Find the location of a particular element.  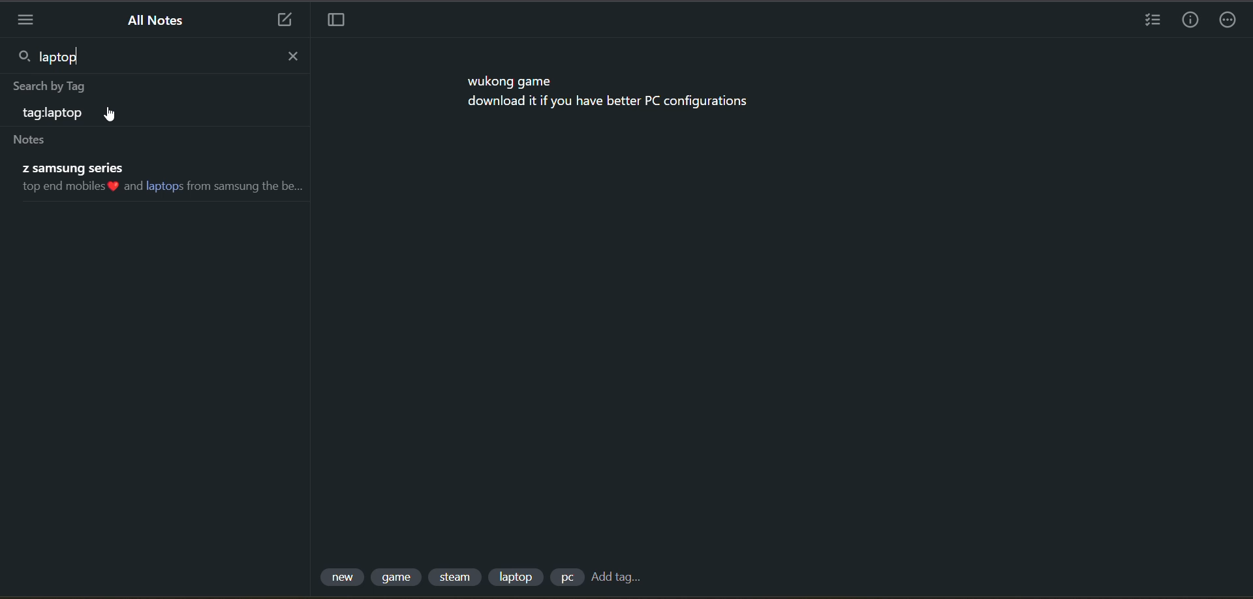

tag 3 is located at coordinates (457, 576).